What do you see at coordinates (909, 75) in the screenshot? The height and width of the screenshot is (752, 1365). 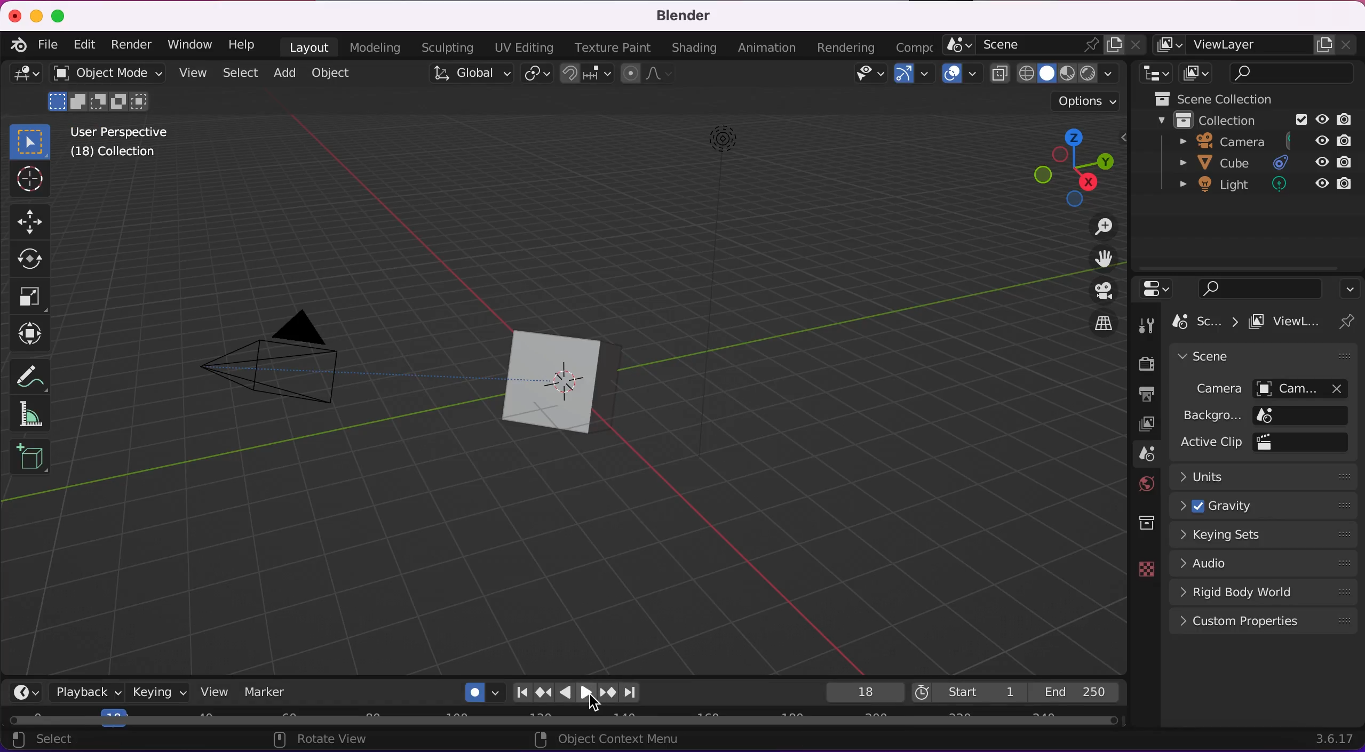 I see `gizmos` at bounding box center [909, 75].